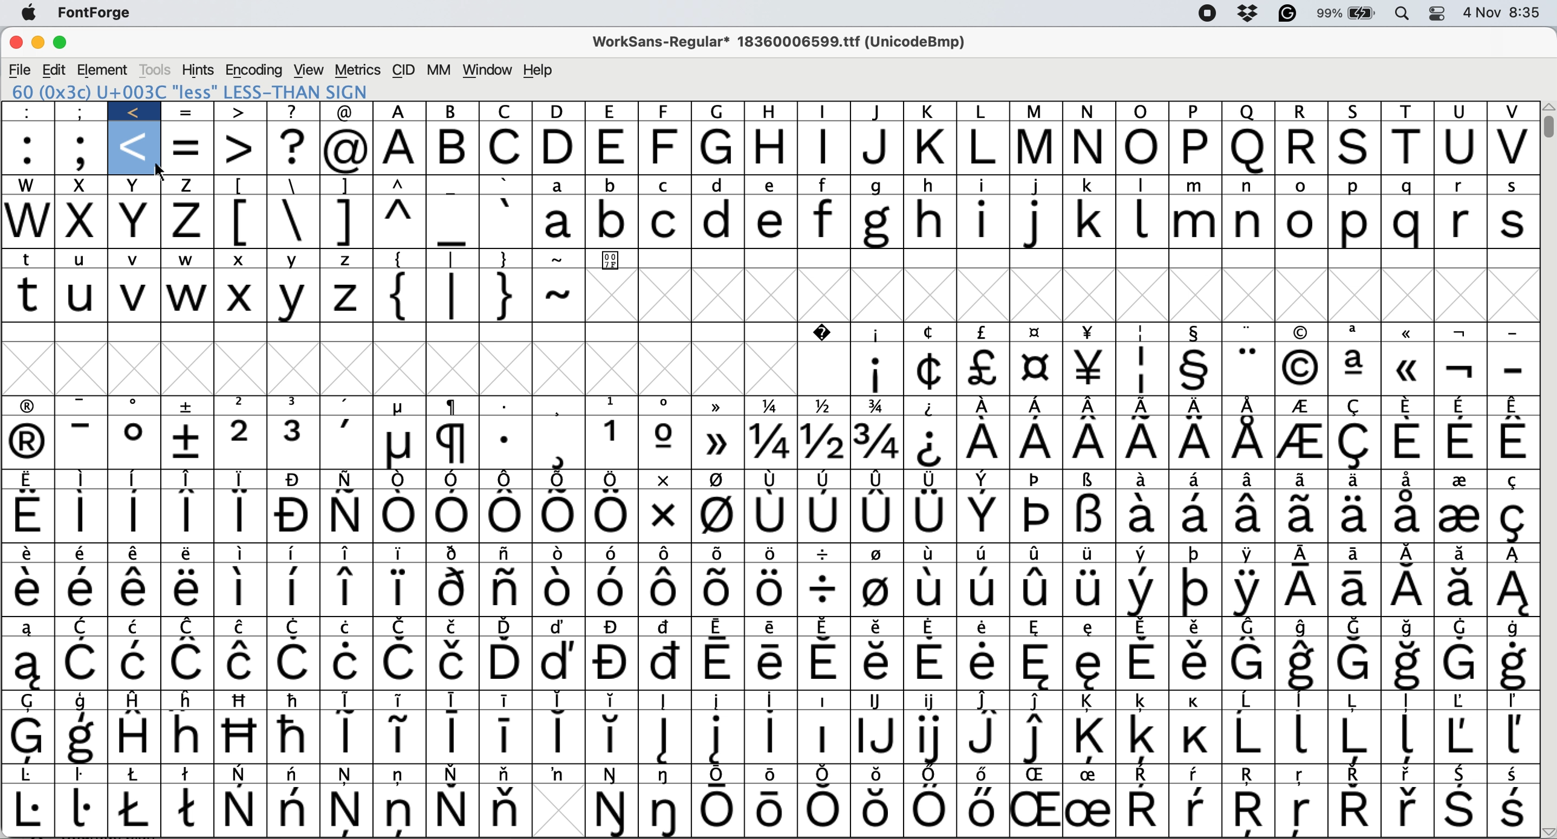  I want to click on Symbol, so click(771, 518).